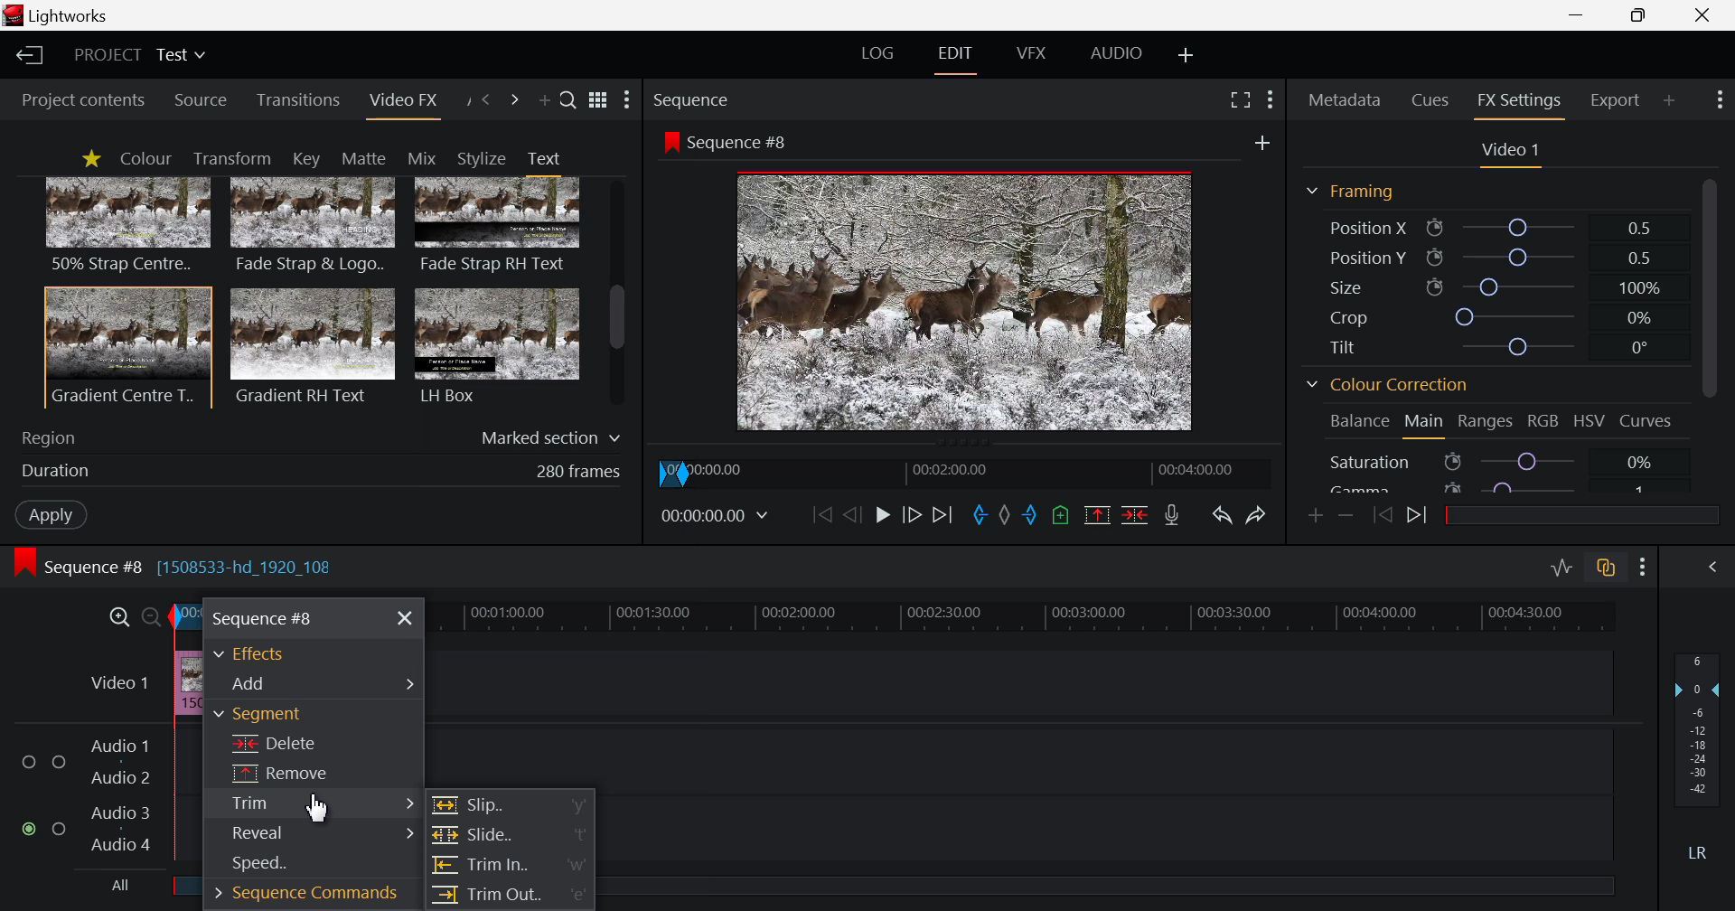 The height and width of the screenshot is (911, 1735). Describe the element at coordinates (1222, 515) in the screenshot. I see `Undo` at that location.